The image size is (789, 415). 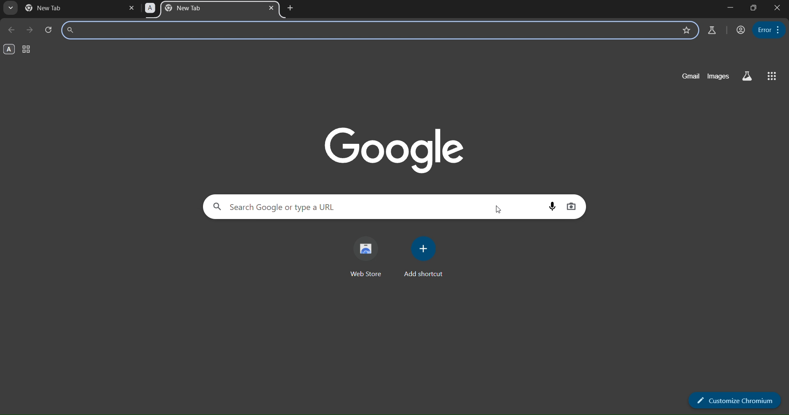 What do you see at coordinates (145, 30) in the screenshot?
I see `search bar` at bounding box center [145, 30].